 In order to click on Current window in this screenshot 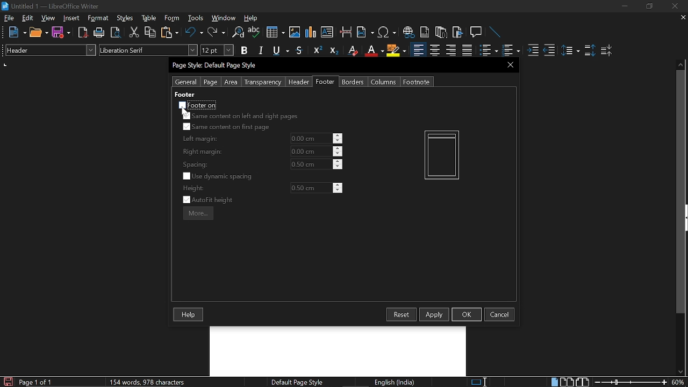, I will do `click(216, 66)`.